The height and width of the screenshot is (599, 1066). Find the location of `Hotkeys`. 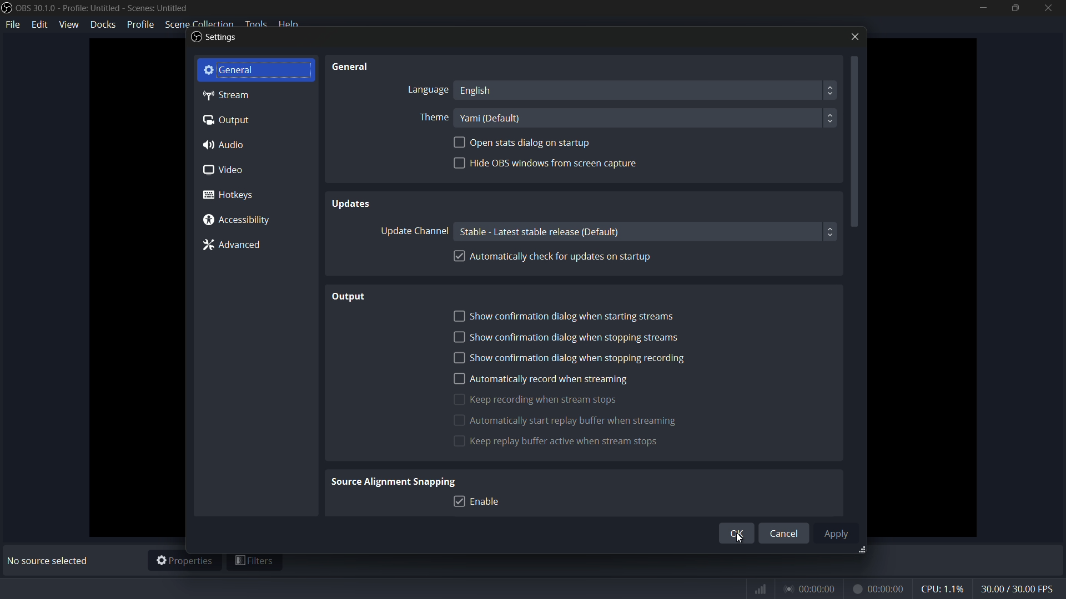

Hotkeys is located at coordinates (230, 196).